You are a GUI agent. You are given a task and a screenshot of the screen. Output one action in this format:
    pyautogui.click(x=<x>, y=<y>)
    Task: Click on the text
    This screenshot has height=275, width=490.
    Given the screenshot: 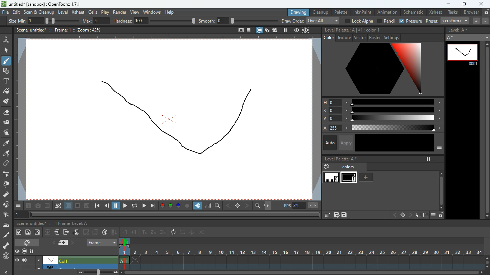 What is the action you would take?
    pyautogui.click(x=5, y=81)
    